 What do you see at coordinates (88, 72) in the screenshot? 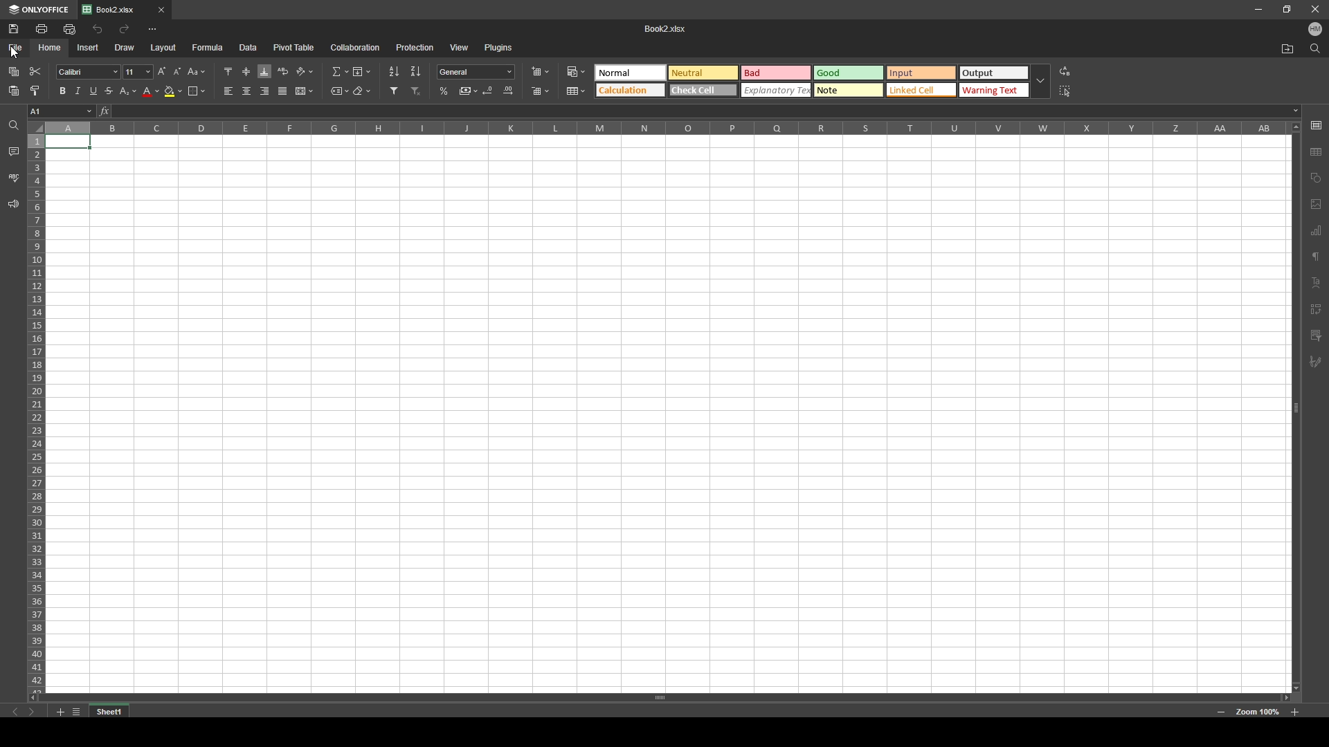
I see `font type` at bounding box center [88, 72].